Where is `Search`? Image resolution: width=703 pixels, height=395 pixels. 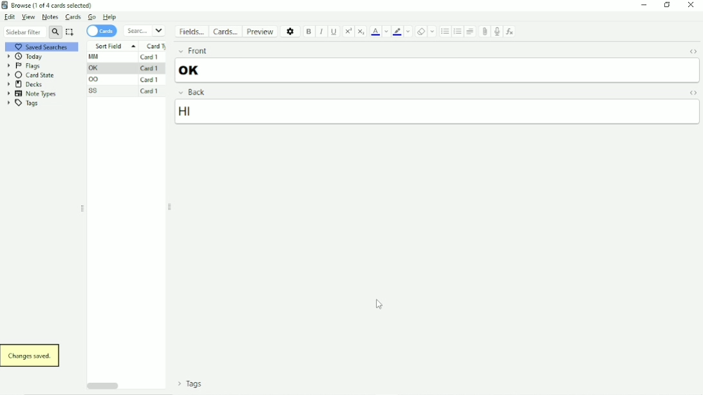 Search is located at coordinates (145, 30).